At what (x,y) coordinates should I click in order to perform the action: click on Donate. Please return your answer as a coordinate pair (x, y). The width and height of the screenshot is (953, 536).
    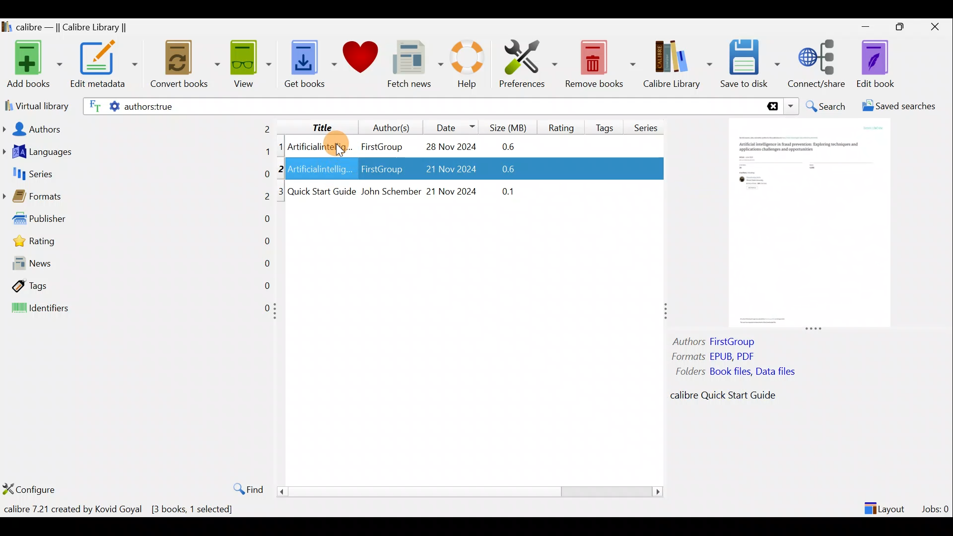
    Looking at the image, I should click on (361, 61).